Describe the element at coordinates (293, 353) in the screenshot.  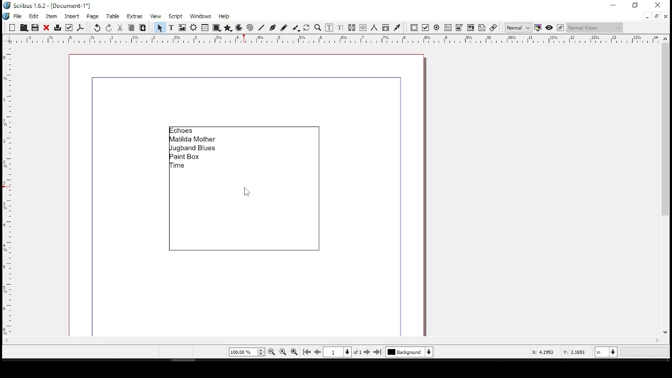
I see `zoom in` at that location.